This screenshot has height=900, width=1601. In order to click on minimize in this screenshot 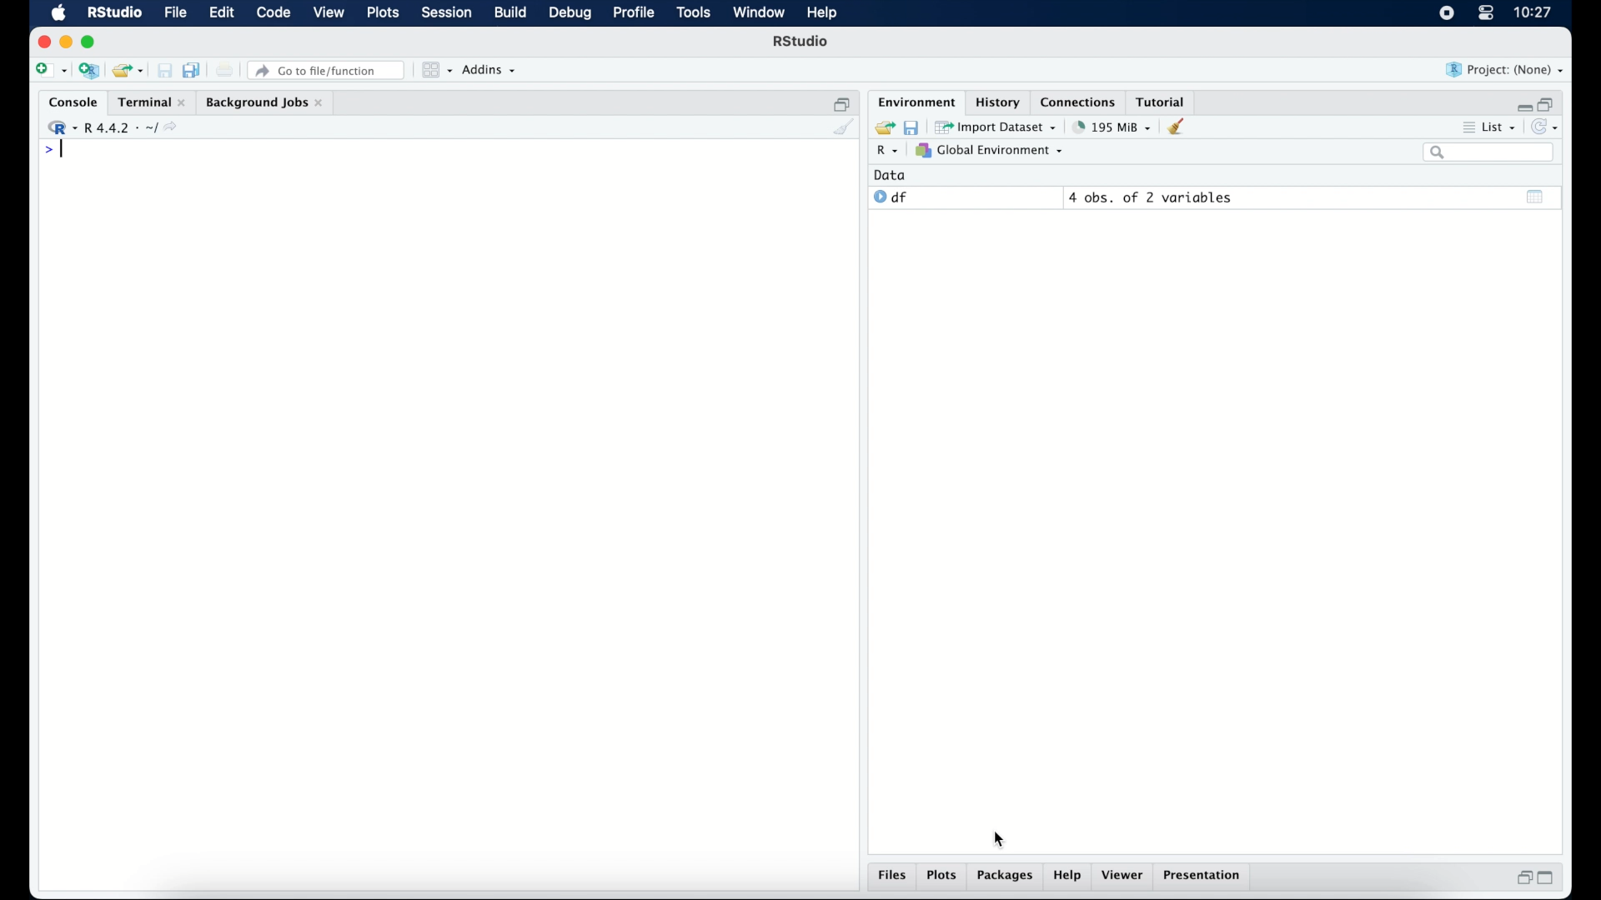, I will do `click(66, 42)`.